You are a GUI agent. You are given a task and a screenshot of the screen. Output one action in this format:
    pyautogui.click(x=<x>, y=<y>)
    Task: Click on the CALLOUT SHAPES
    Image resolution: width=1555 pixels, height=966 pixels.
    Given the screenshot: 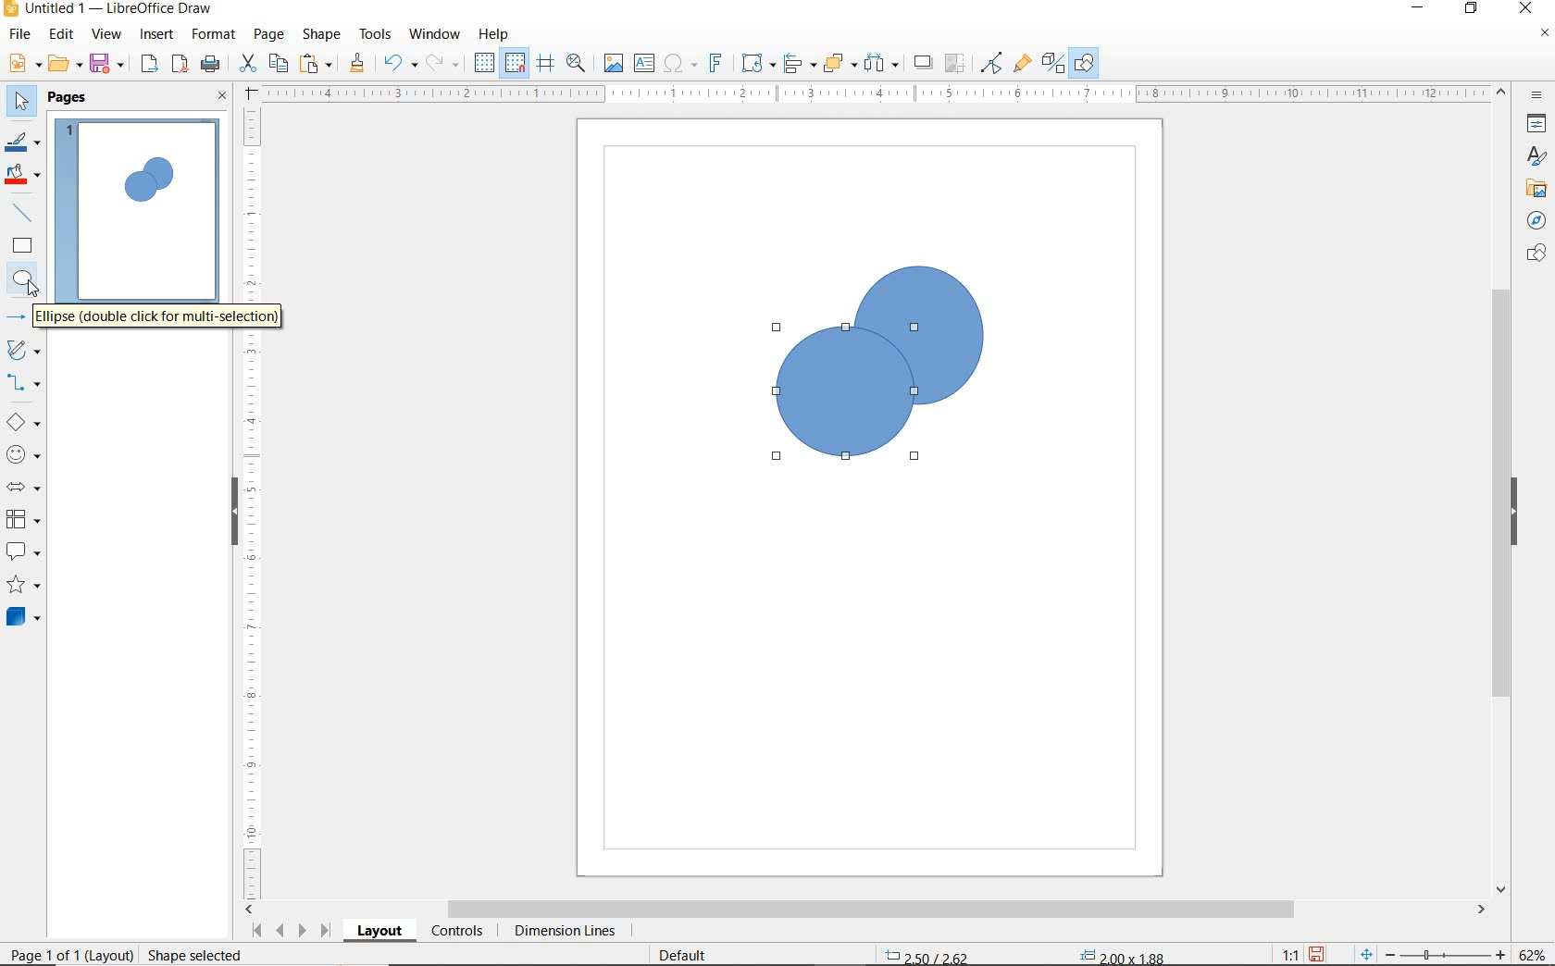 What is the action you would take?
    pyautogui.click(x=22, y=552)
    